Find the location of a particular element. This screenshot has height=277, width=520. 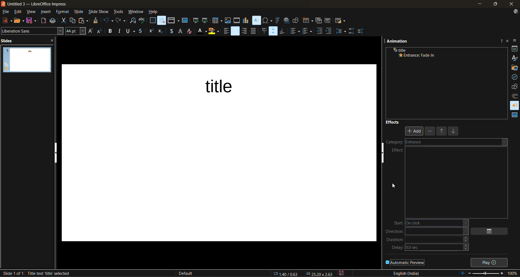

copy is located at coordinates (74, 21).